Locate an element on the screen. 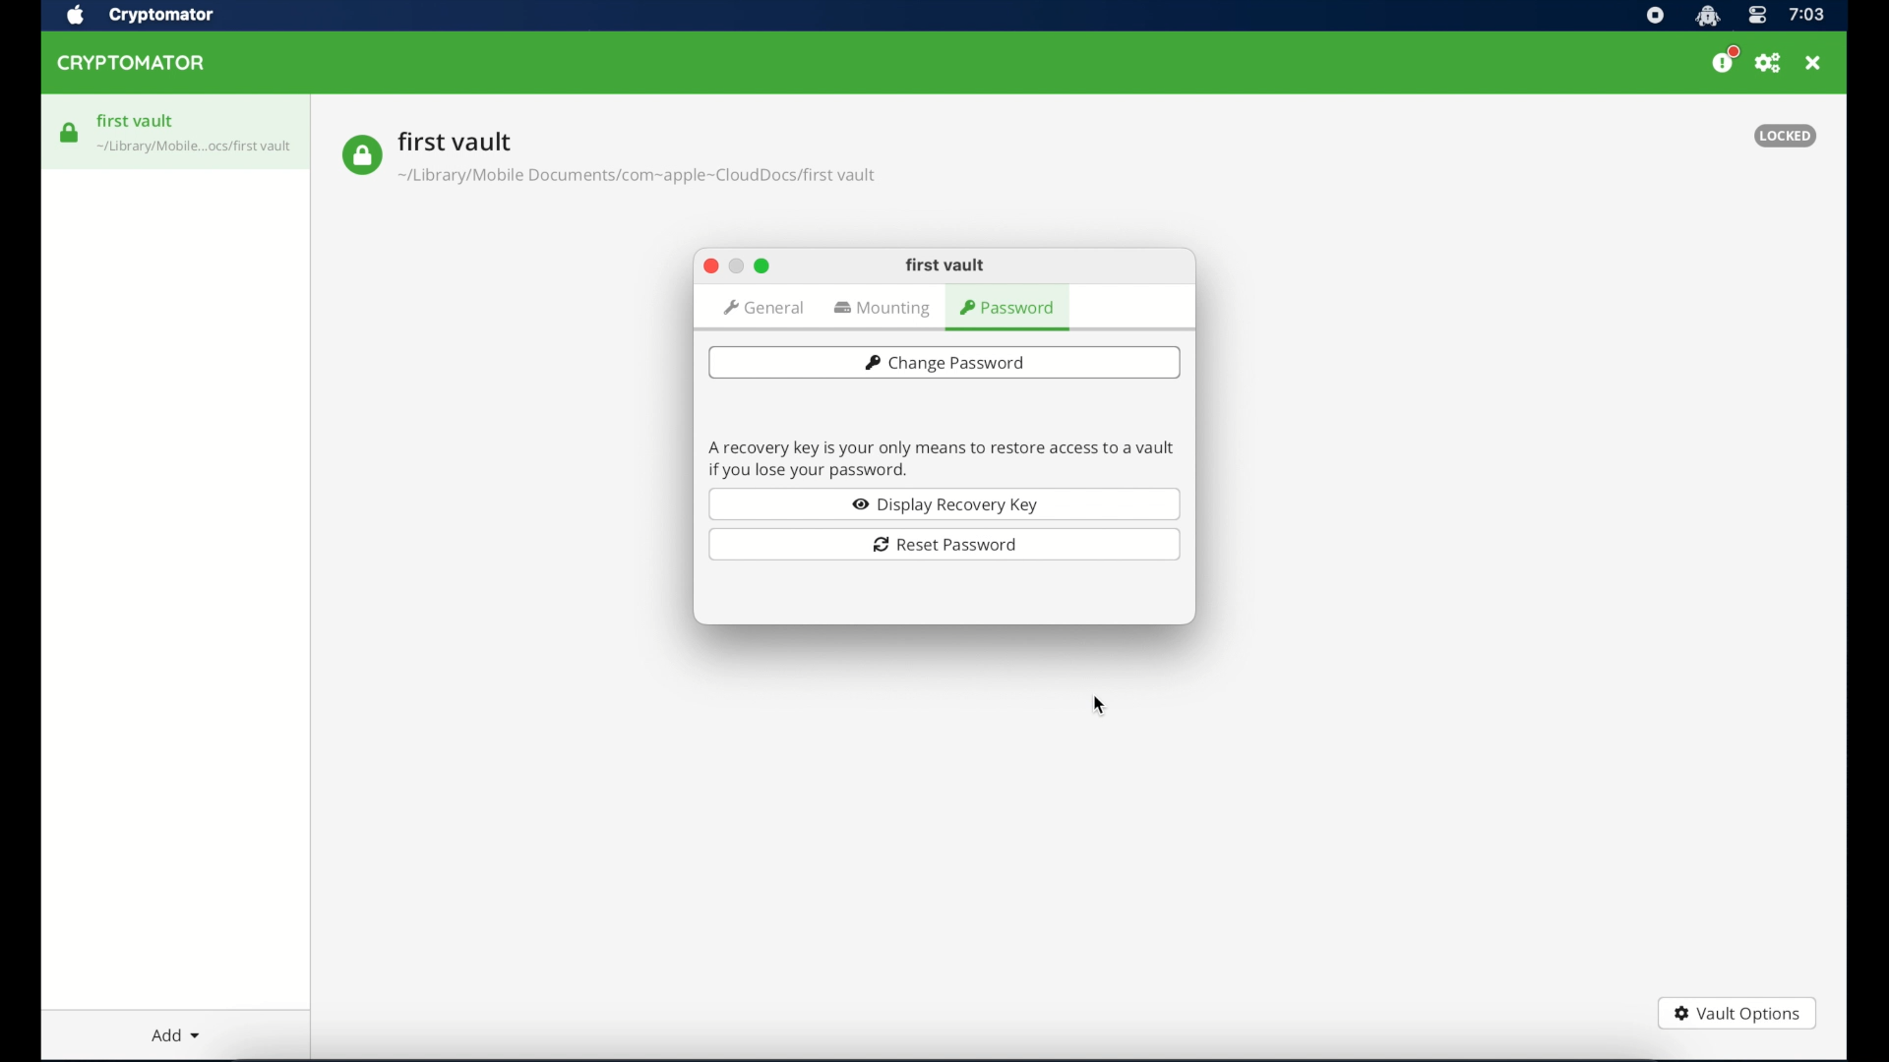 The width and height of the screenshot is (1889, 1062). general tab highlighted is located at coordinates (762, 308).